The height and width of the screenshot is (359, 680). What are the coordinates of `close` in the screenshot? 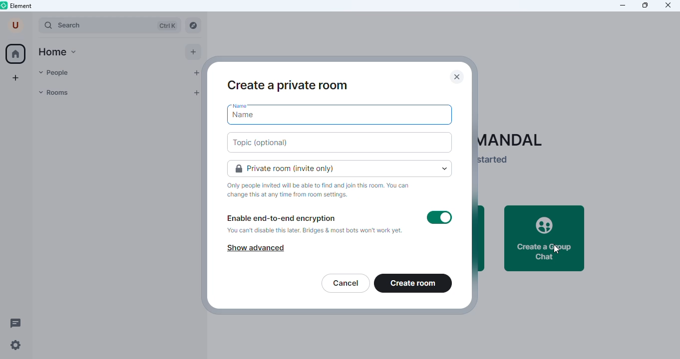 It's located at (669, 5).